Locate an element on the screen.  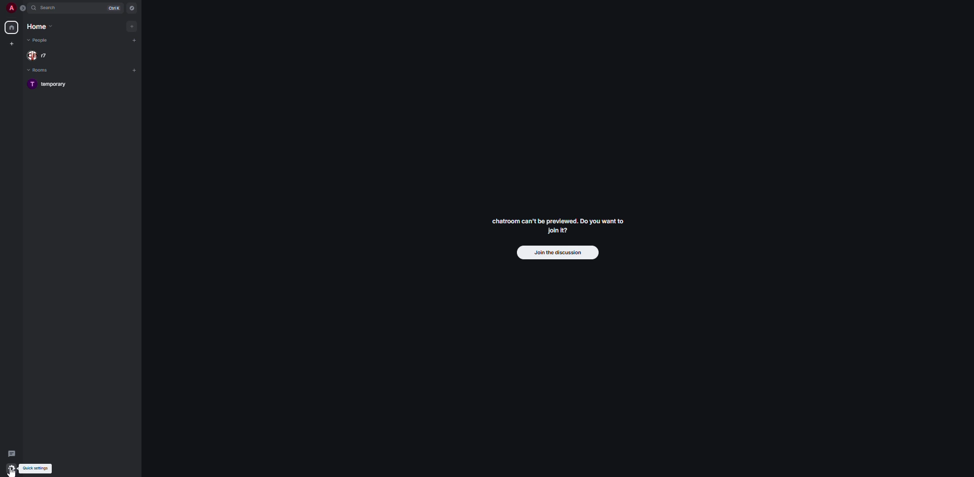
ctrl K is located at coordinates (113, 8).